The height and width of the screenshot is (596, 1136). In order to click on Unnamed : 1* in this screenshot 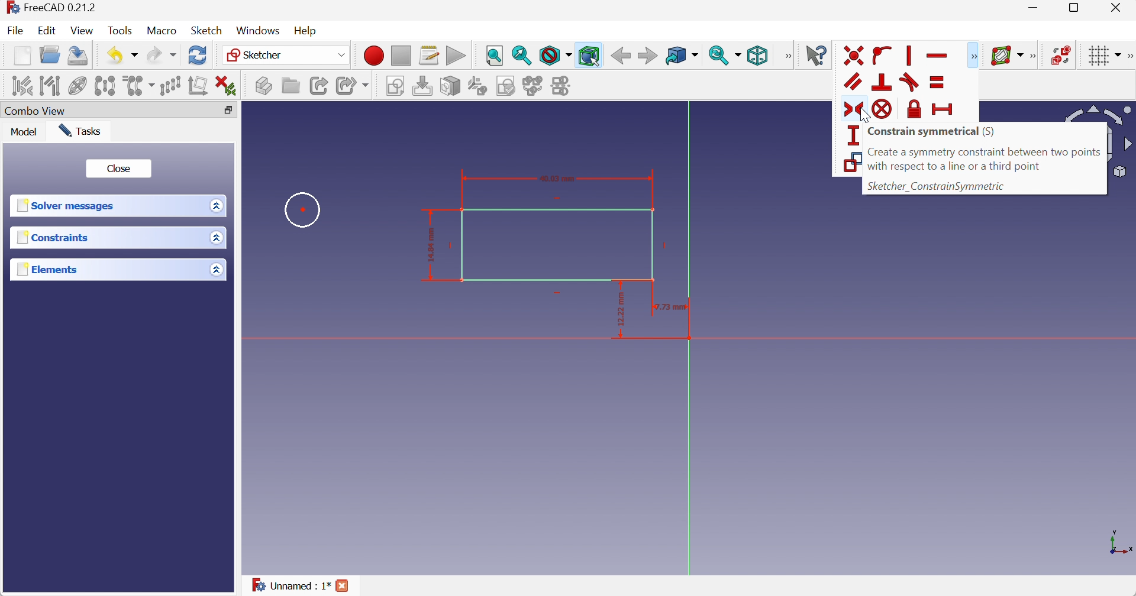, I will do `click(291, 584)`.